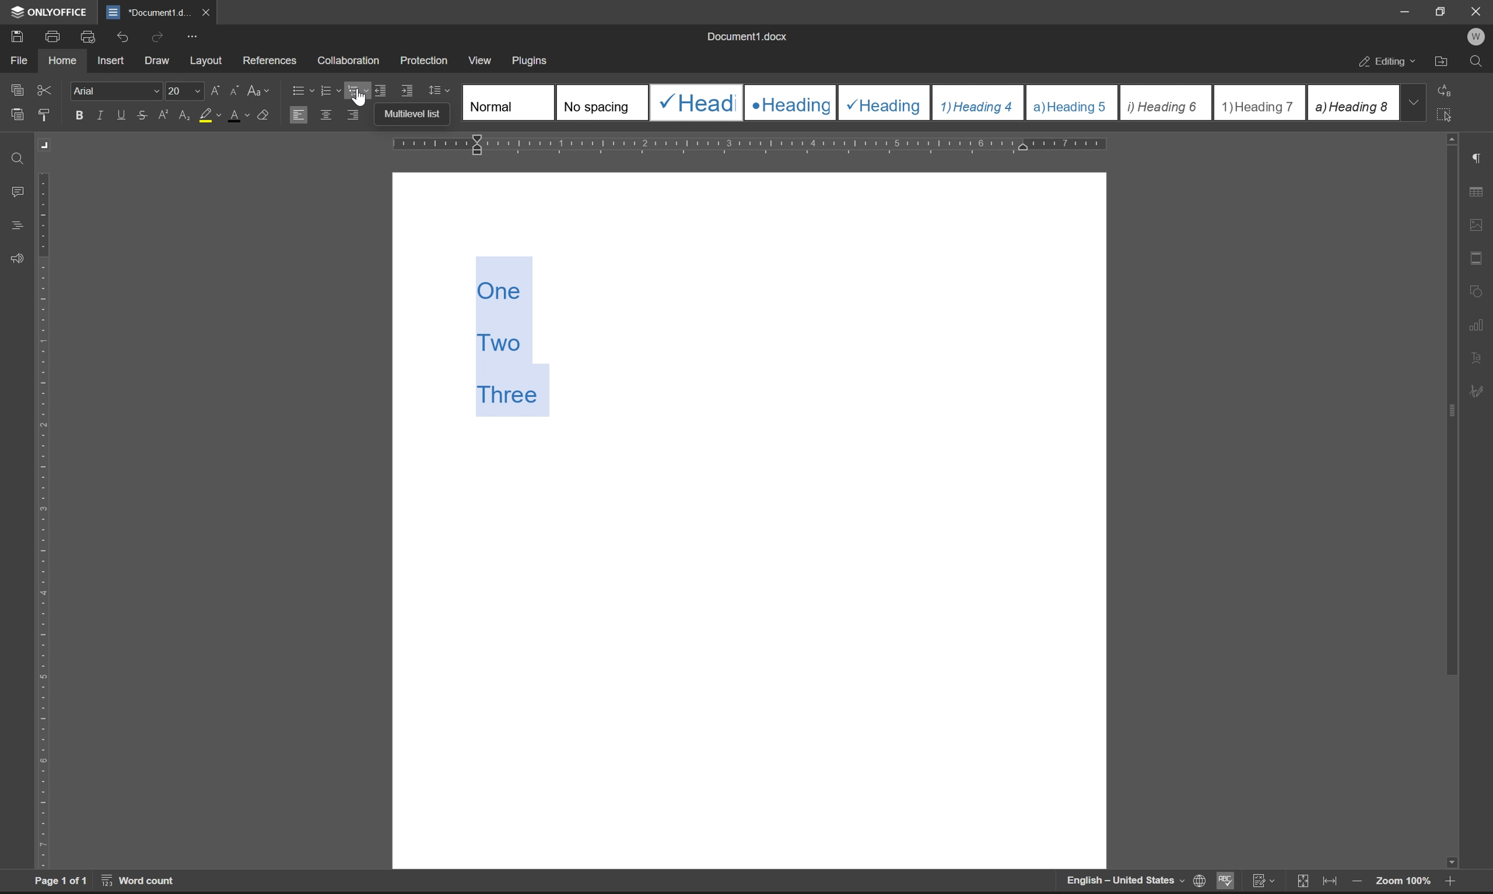 The width and height of the screenshot is (1493, 894). What do you see at coordinates (1072, 102) in the screenshot?
I see `Heading 5` at bounding box center [1072, 102].